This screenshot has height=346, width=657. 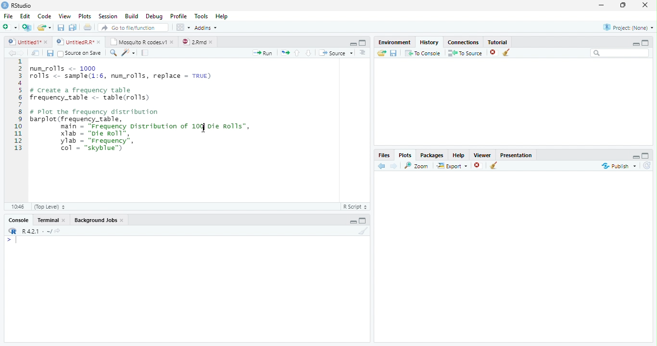 I want to click on Source on Save, so click(x=79, y=53).